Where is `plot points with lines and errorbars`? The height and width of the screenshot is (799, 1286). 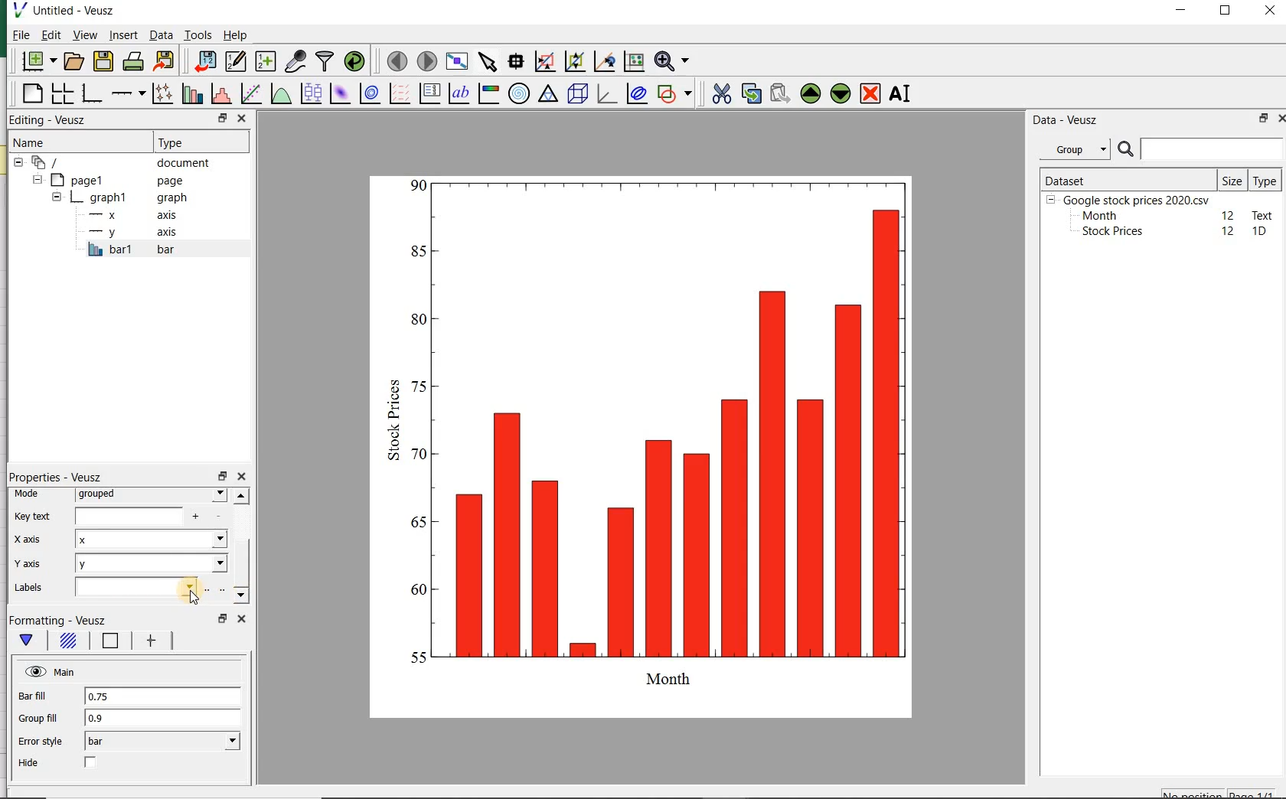 plot points with lines and errorbars is located at coordinates (159, 95).